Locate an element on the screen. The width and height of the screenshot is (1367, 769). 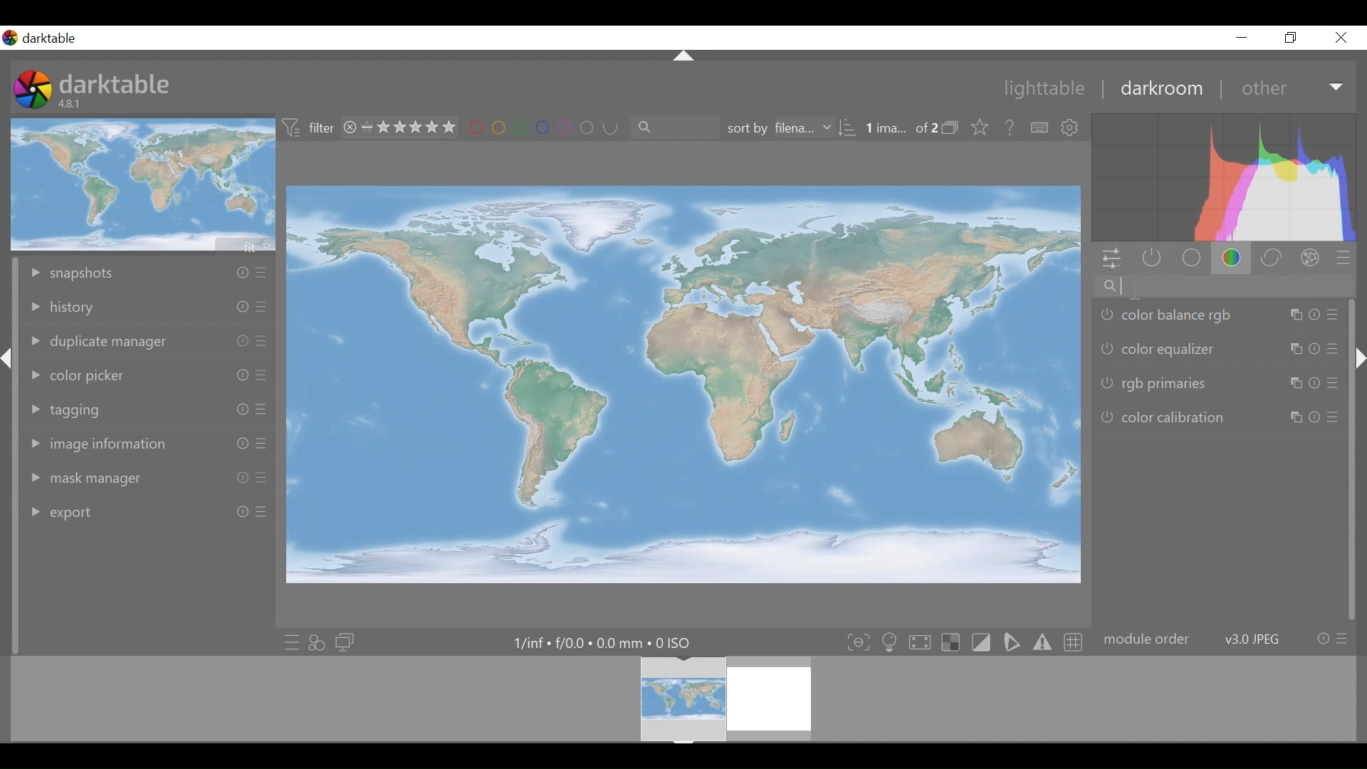
vertical scroll bar is located at coordinates (1355, 501).